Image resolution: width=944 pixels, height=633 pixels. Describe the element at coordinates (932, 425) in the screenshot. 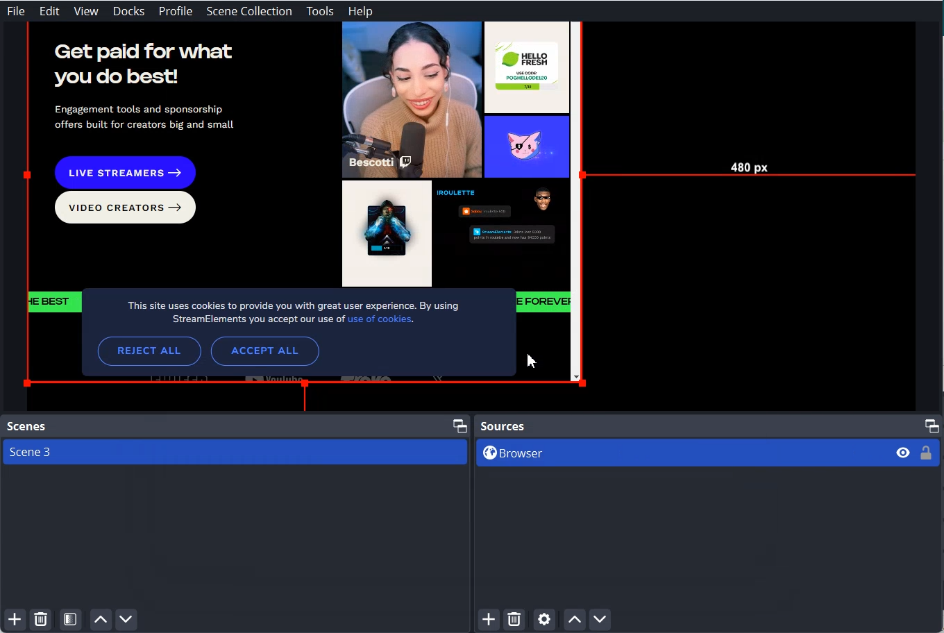

I see `Maximize` at that location.